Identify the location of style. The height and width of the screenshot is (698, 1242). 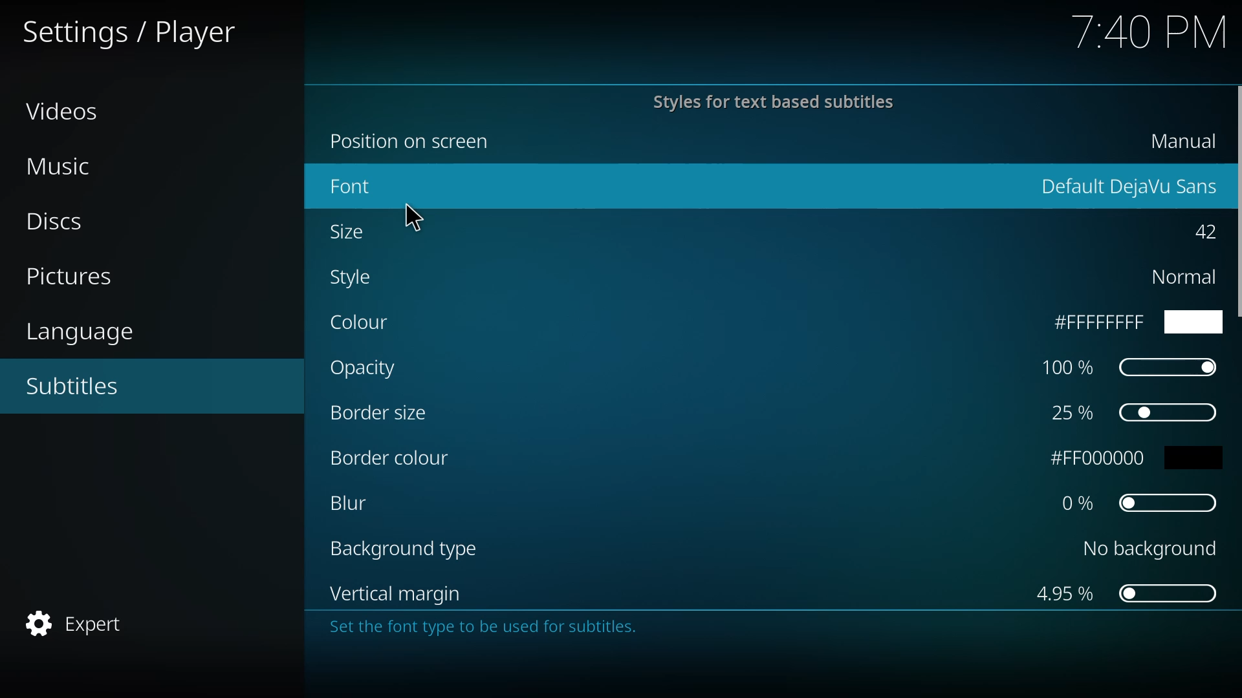
(356, 277).